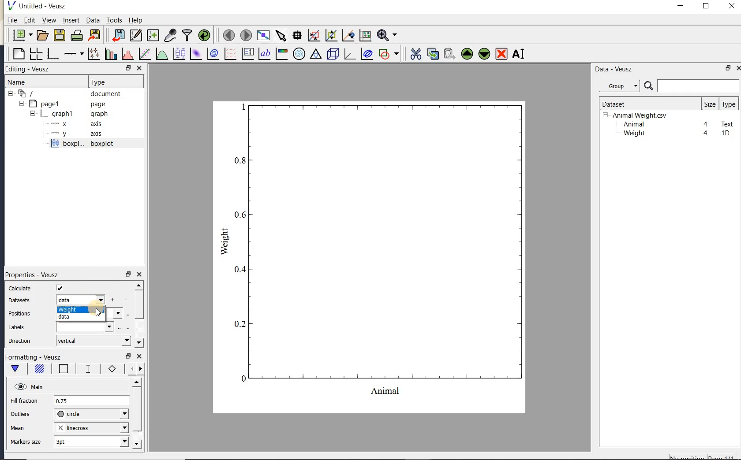  Describe the element at coordinates (728, 123) in the screenshot. I see `Text` at that location.